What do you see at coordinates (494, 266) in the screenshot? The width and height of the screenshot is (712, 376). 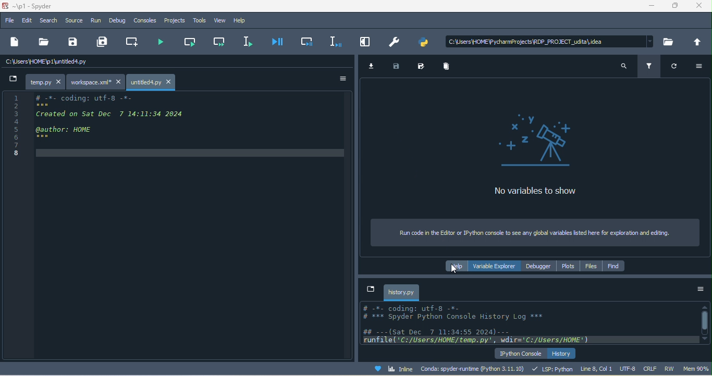 I see `variable explorer` at bounding box center [494, 266].